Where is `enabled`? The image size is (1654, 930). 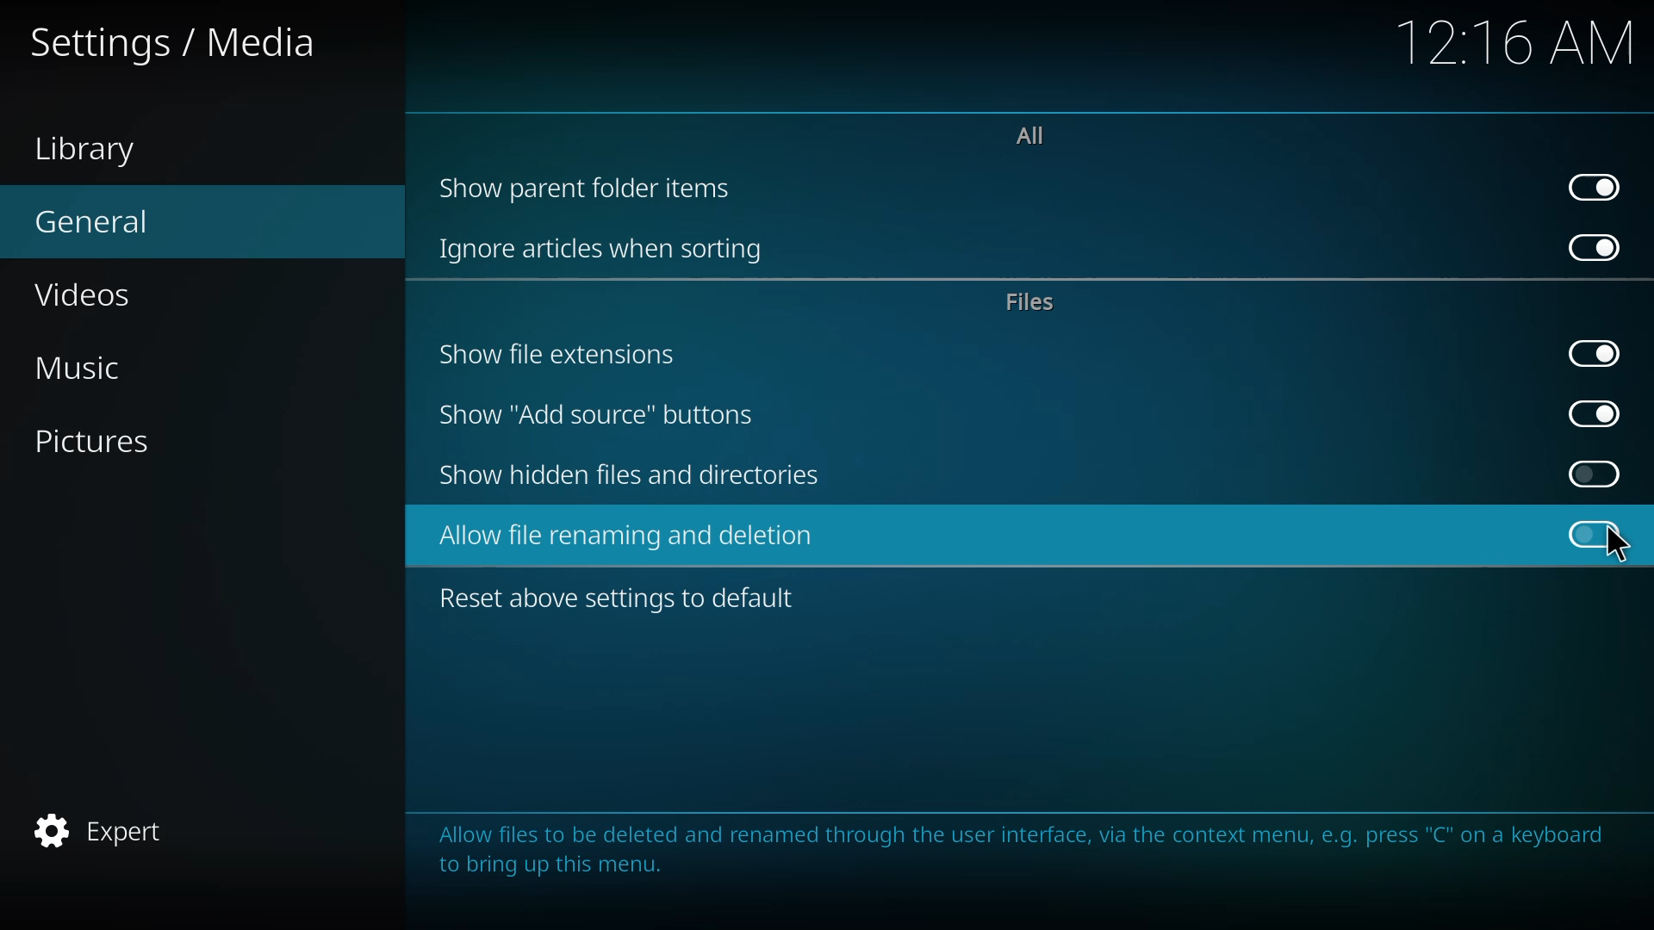
enabled is located at coordinates (1597, 412).